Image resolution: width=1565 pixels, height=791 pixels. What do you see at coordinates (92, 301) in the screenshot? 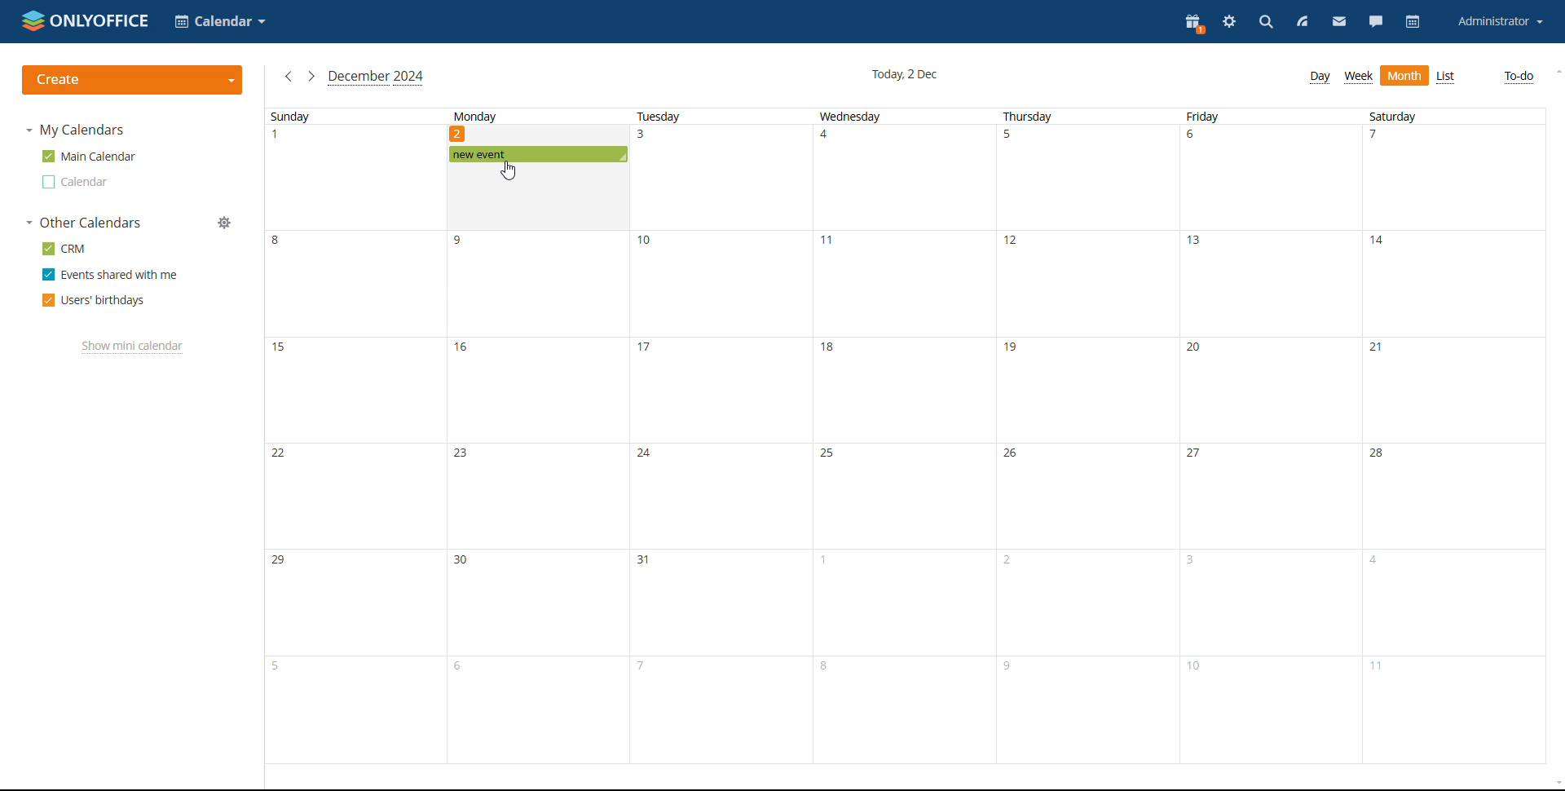
I see `users' birthdays` at bounding box center [92, 301].